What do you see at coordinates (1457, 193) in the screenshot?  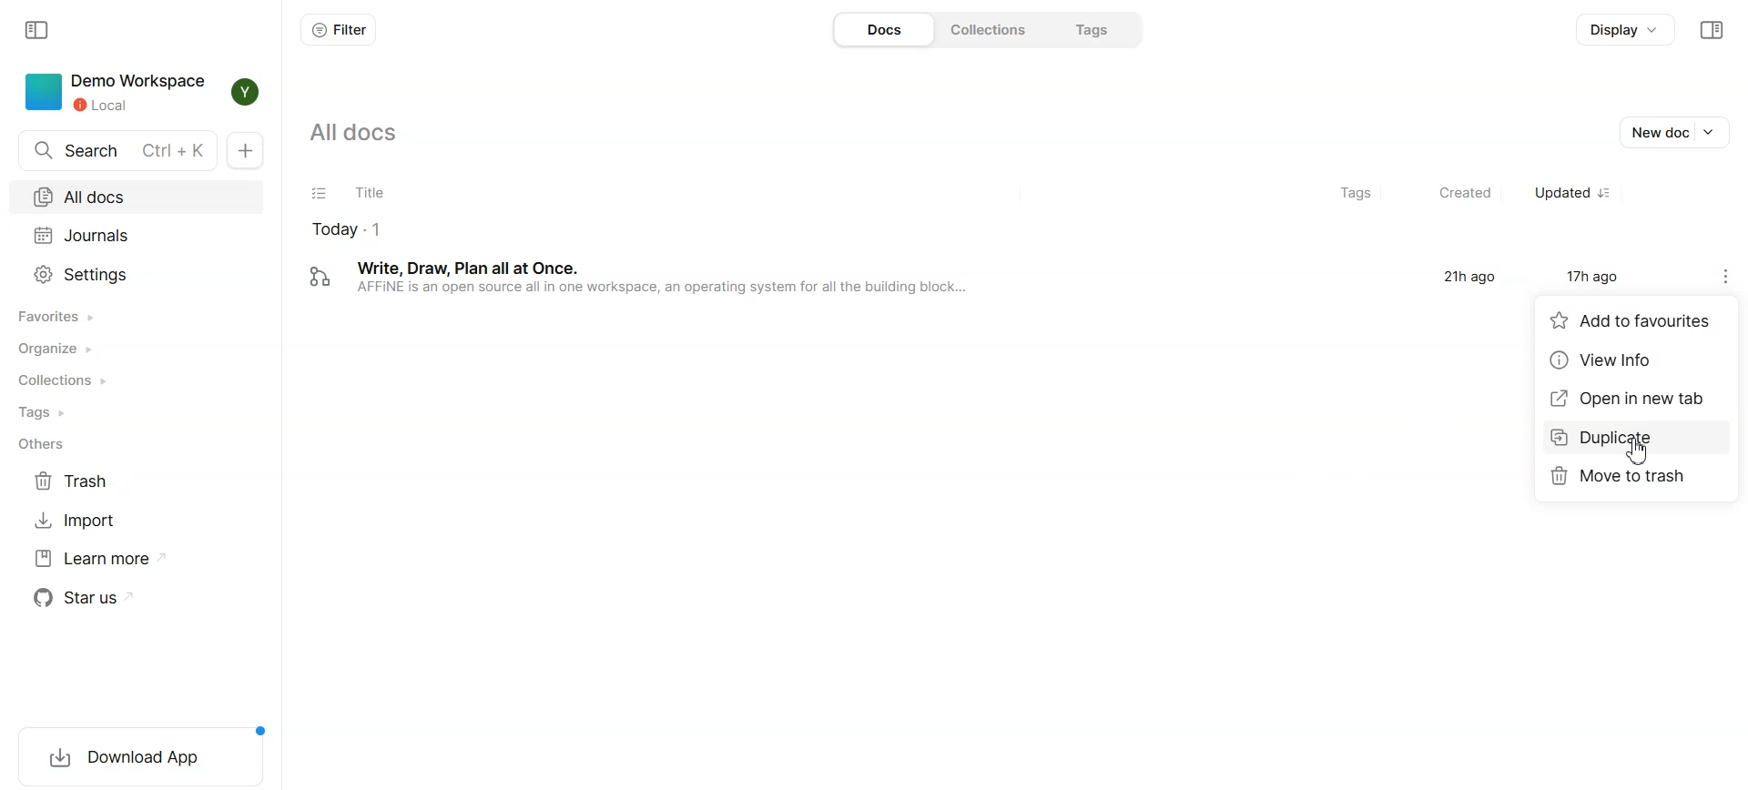 I see `Created` at bounding box center [1457, 193].